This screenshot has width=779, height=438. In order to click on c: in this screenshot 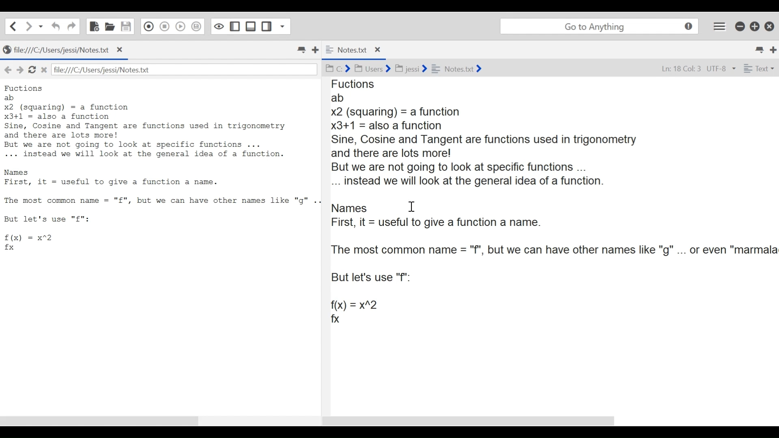, I will do `click(337, 69)`.